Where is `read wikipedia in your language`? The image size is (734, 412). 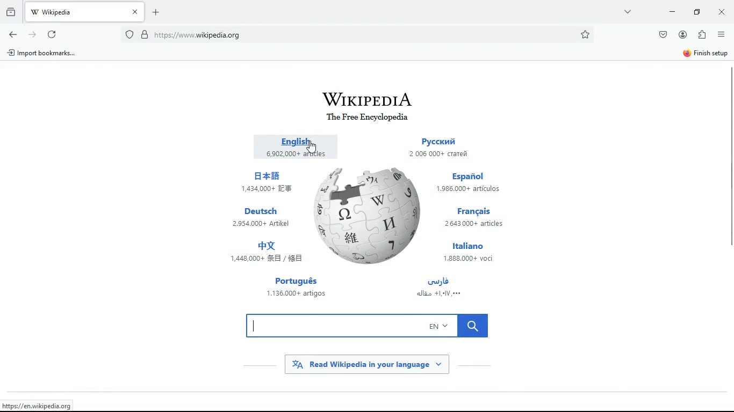
read wikipedia in your language is located at coordinates (375, 364).